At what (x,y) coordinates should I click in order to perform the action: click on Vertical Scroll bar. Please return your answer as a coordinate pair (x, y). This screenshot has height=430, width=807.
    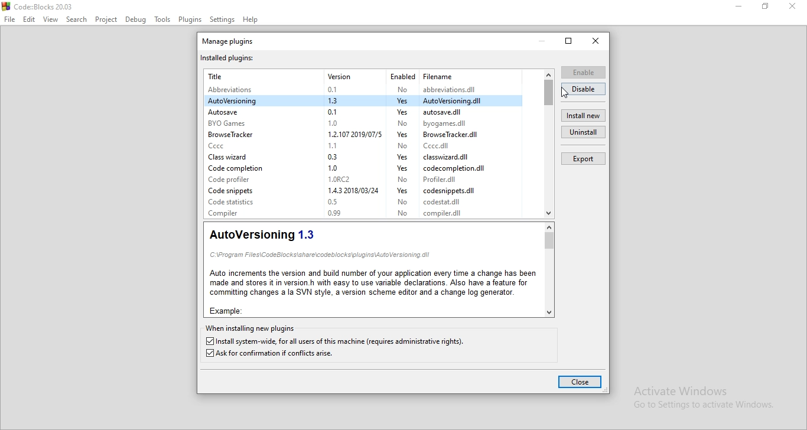
    Looking at the image, I should click on (549, 240).